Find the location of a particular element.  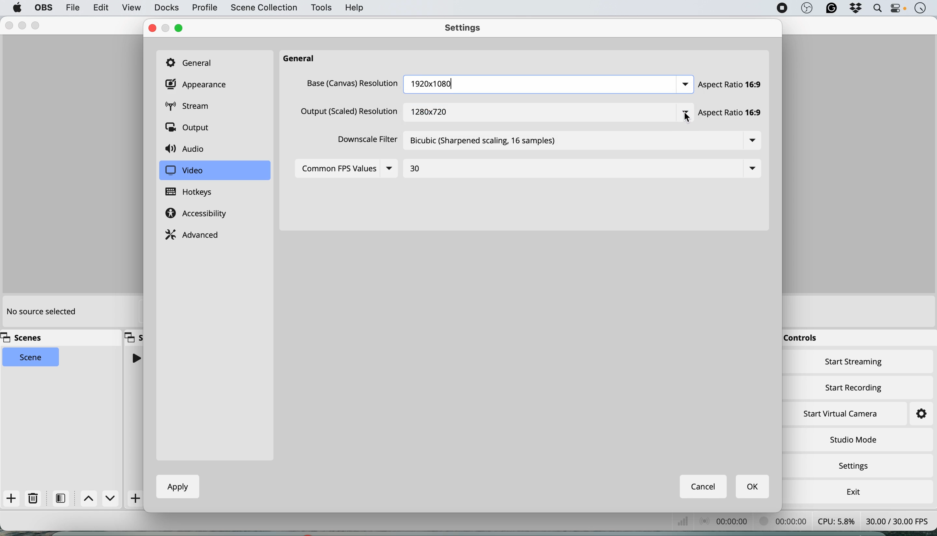

filters is located at coordinates (63, 498).